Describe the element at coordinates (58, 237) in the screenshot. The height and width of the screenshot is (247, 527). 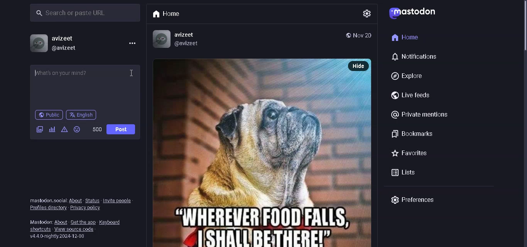
I see `version` at that location.